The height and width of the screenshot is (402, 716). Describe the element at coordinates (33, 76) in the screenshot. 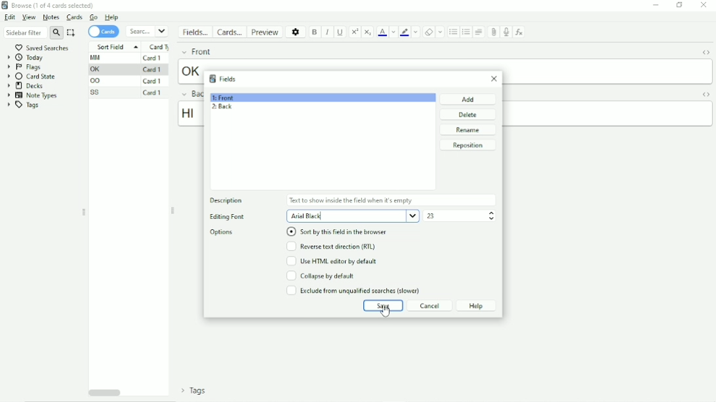

I see `Card state` at that location.